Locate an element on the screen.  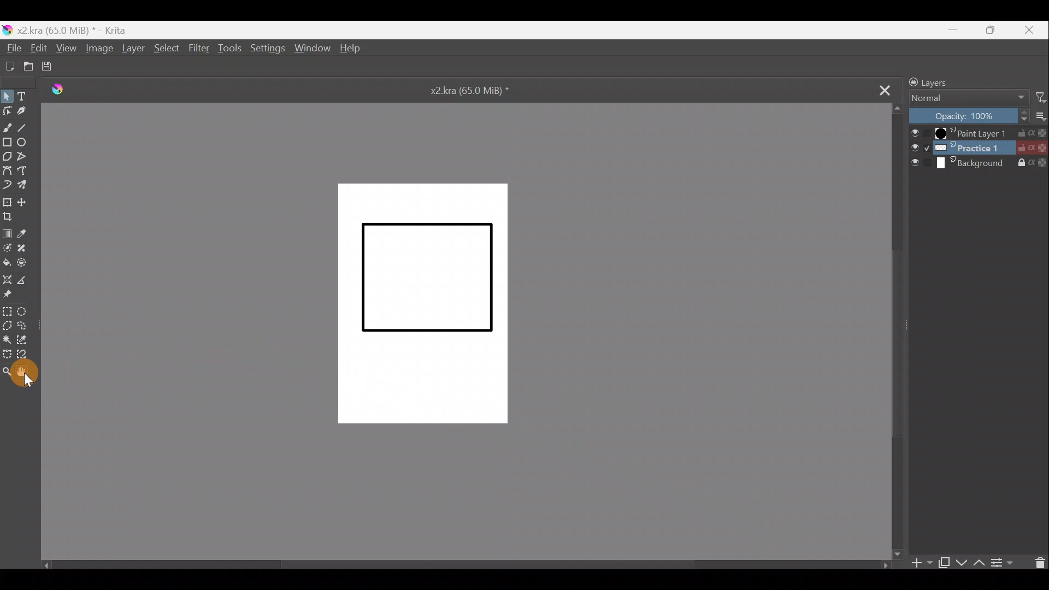
) x2kra (65.0 MiB) * - Krita is located at coordinates (69, 31).